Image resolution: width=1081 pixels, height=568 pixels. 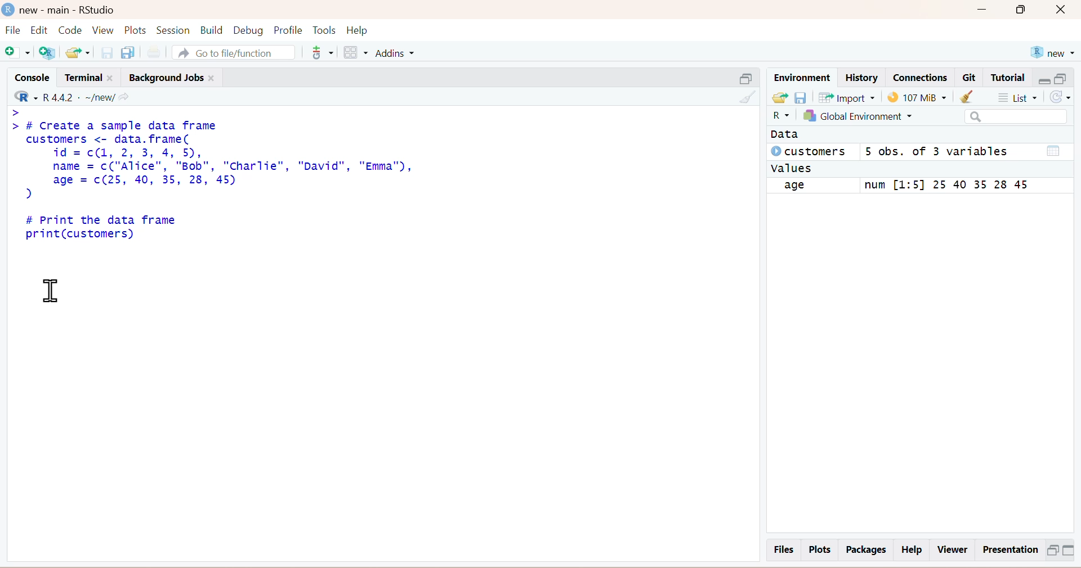 What do you see at coordinates (209, 30) in the screenshot?
I see `Build` at bounding box center [209, 30].